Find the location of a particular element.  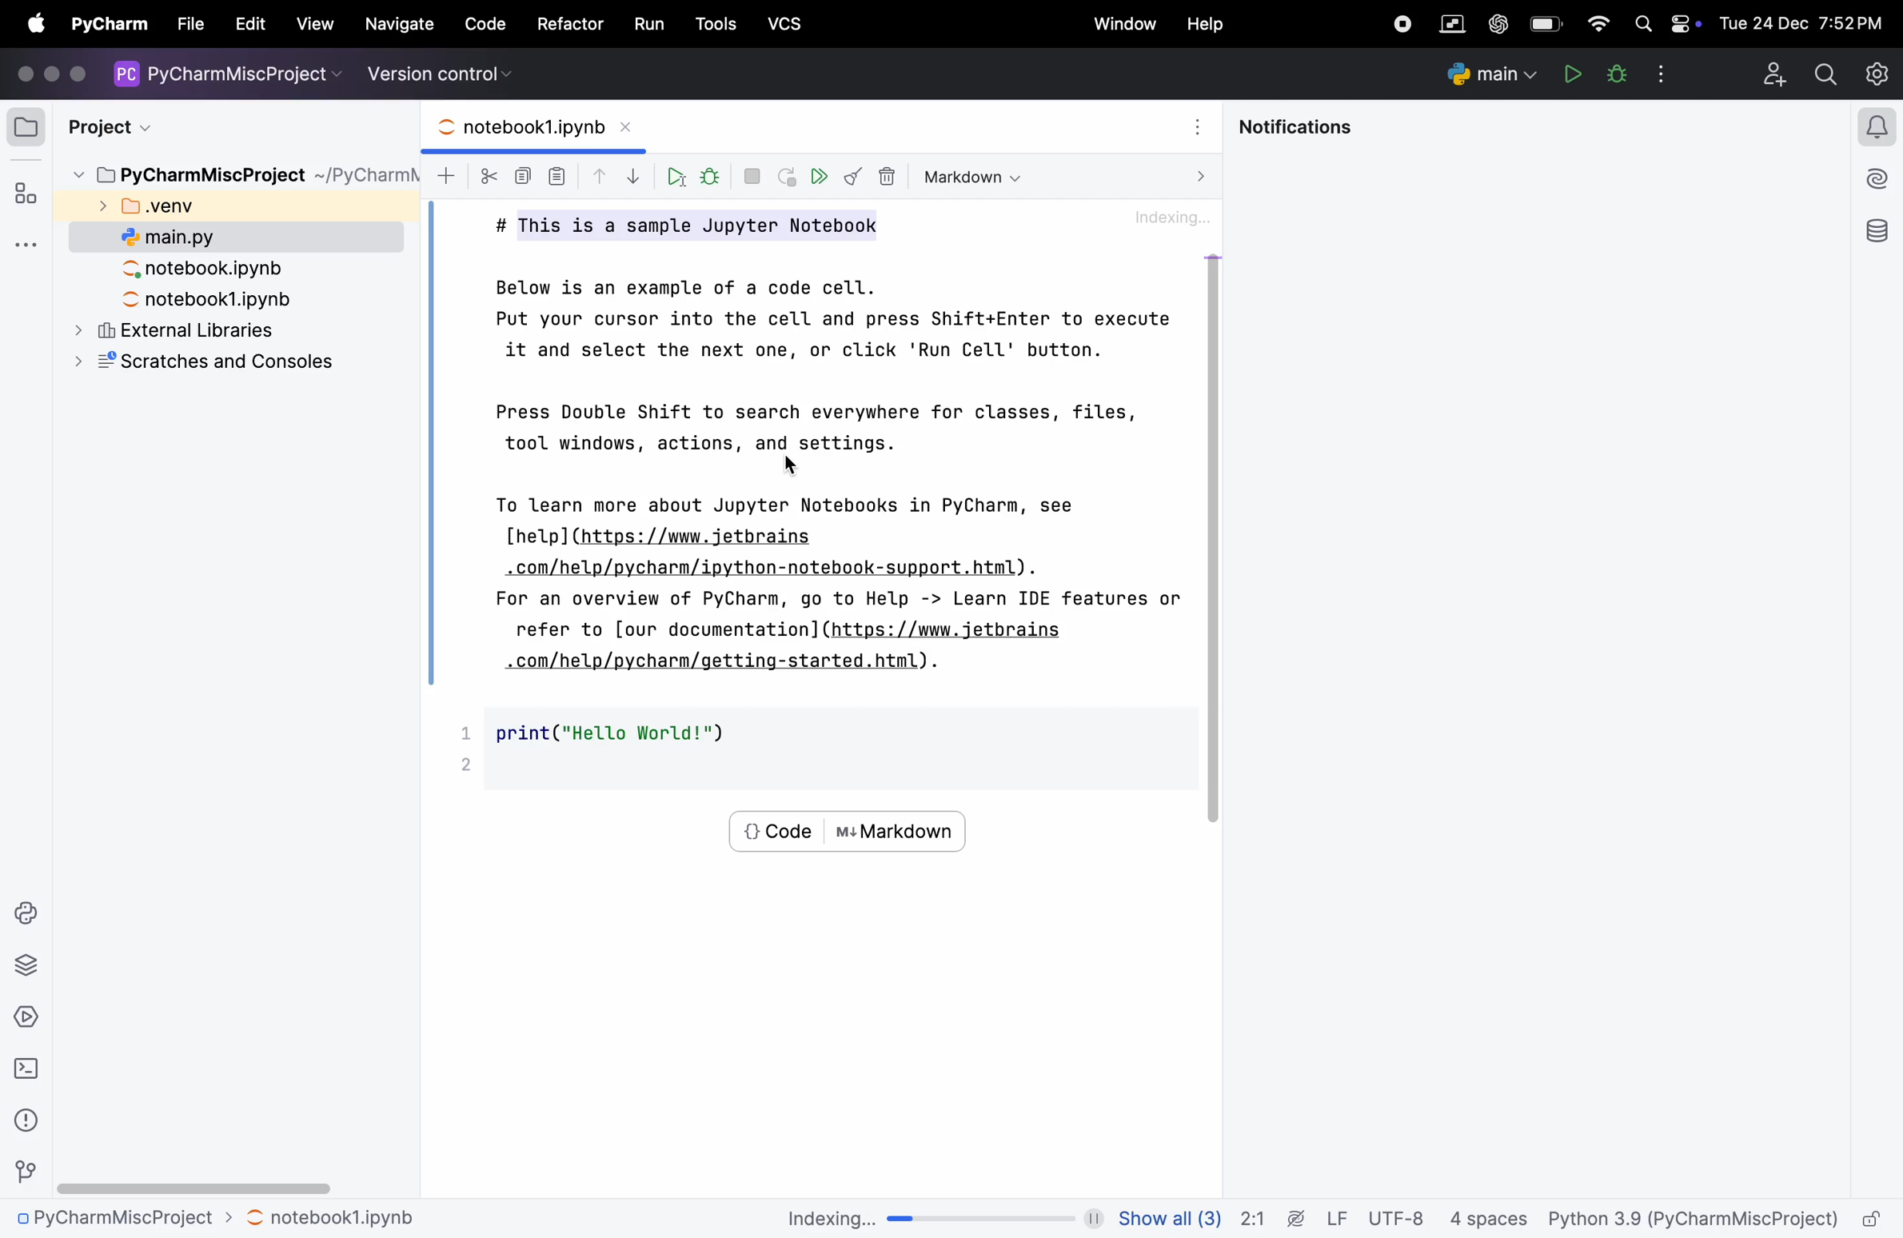

notebook1.ipynb is located at coordinates (221, 298).